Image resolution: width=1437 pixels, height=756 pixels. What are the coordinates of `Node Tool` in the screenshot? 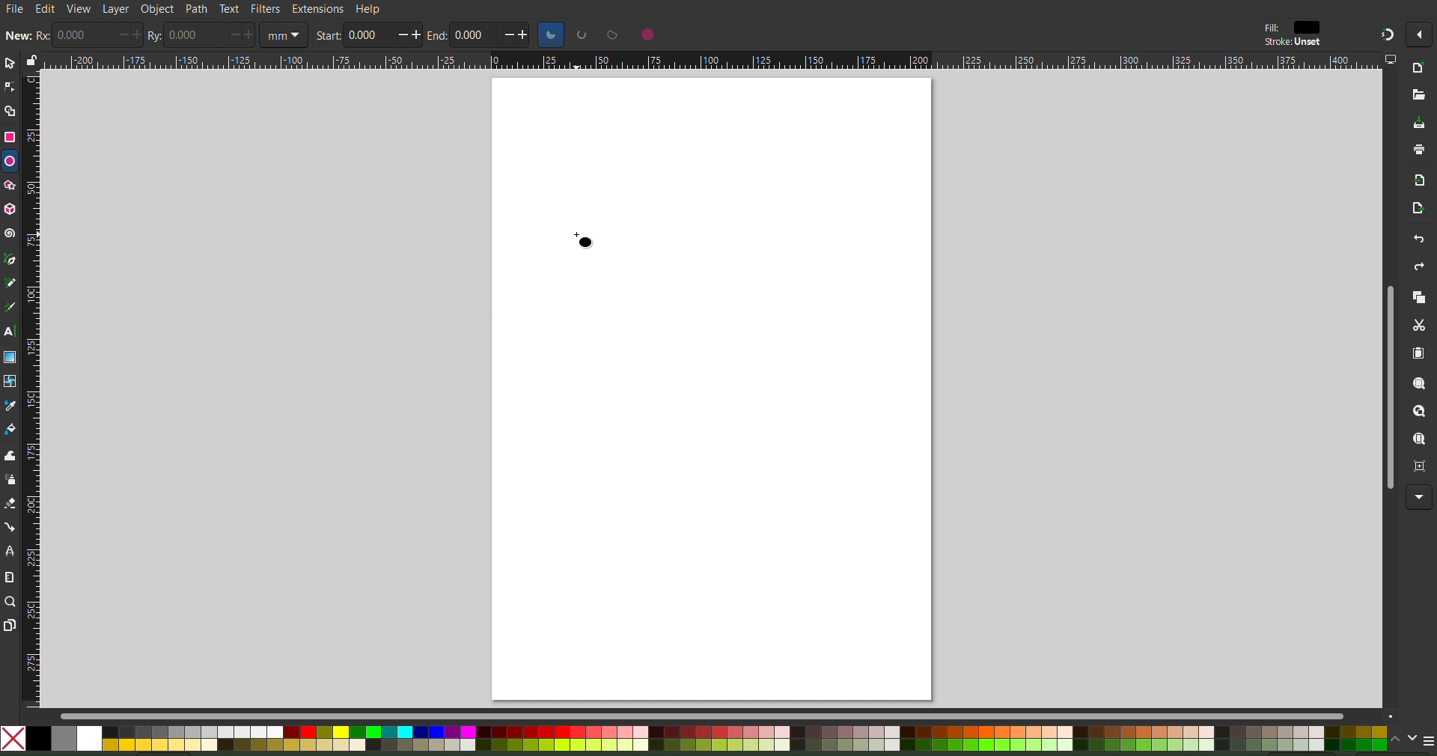 It's located at (9, 89).